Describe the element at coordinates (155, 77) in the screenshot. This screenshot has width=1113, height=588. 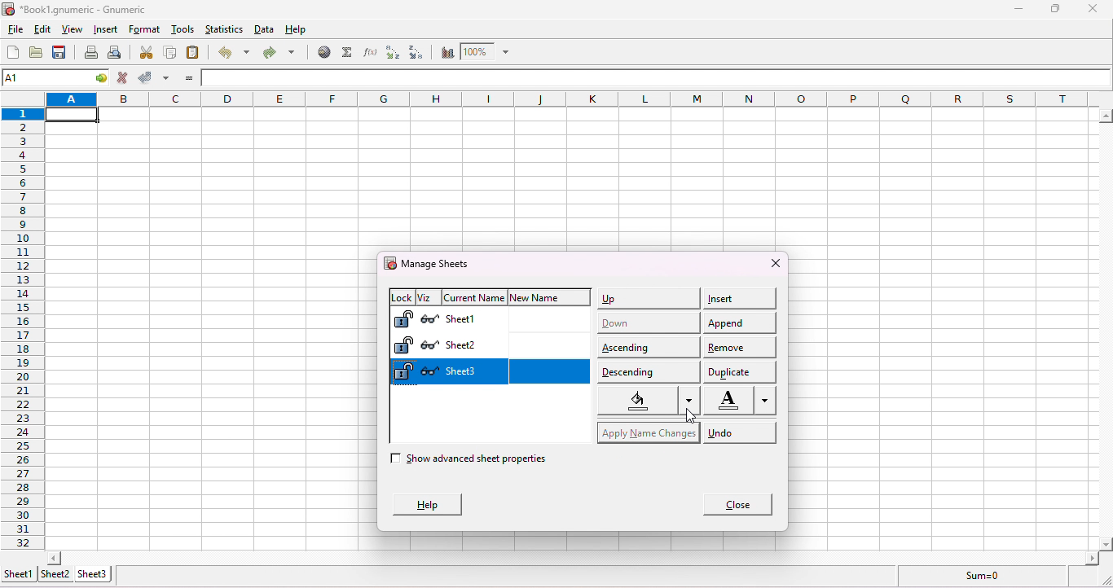
I see `accept change` at that location.